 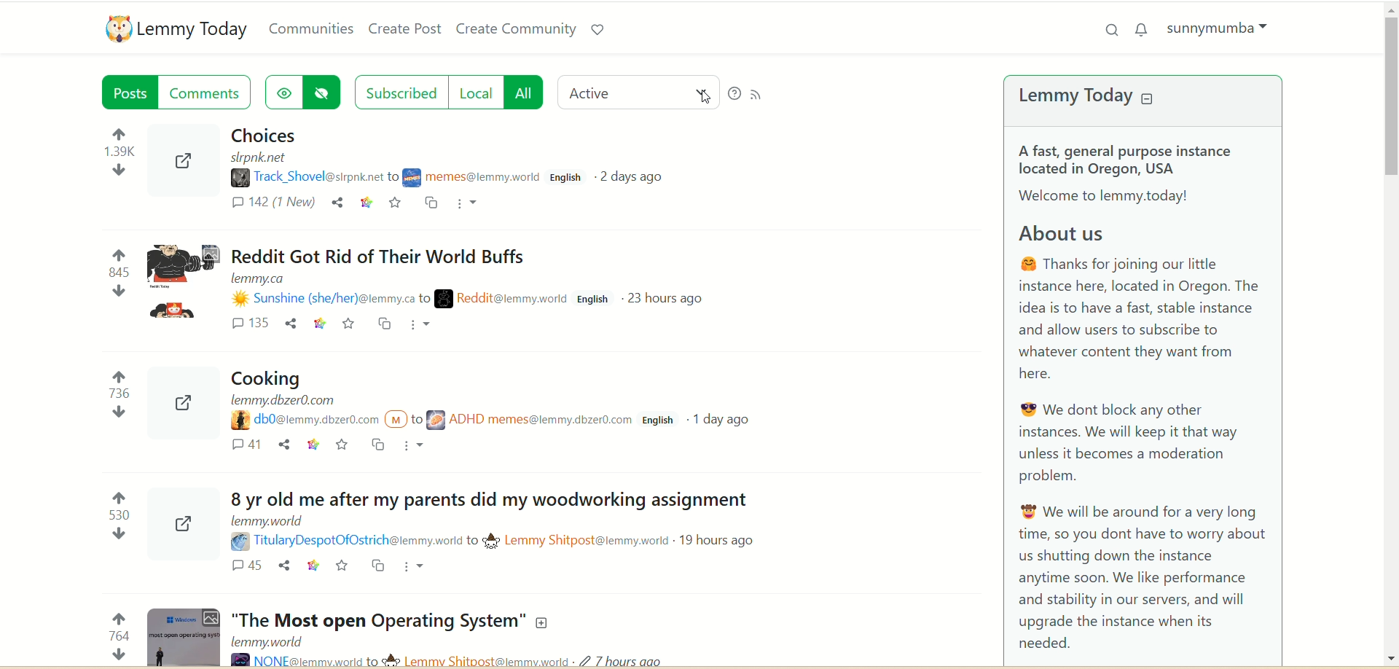 I want to click on more, so click(x=469, y=202).